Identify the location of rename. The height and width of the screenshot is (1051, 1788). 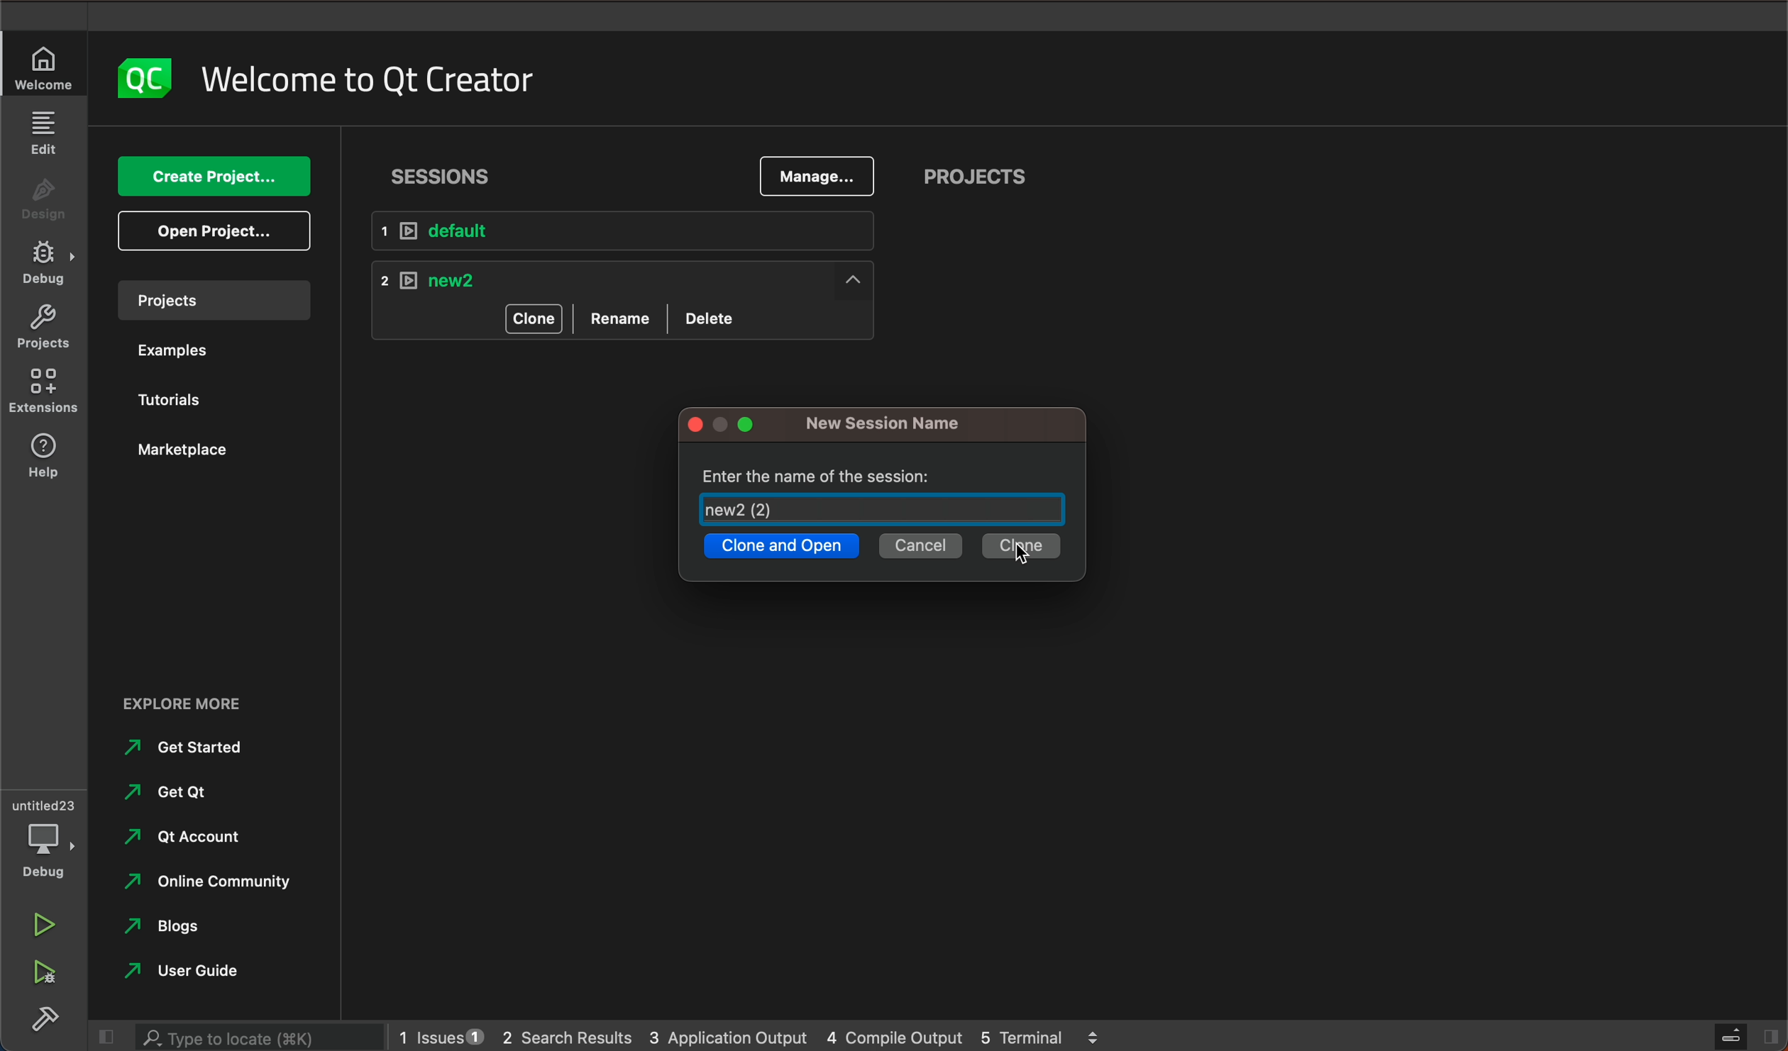
(622, 317).